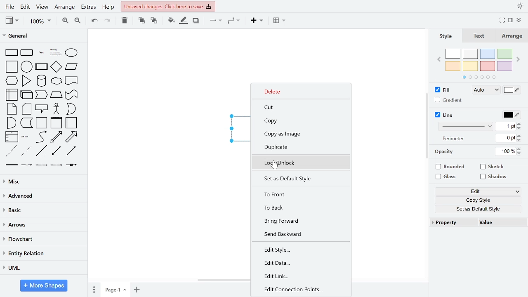  Describe the element at coordinates (480, 36) in the screenshot. I see `text` at that location.